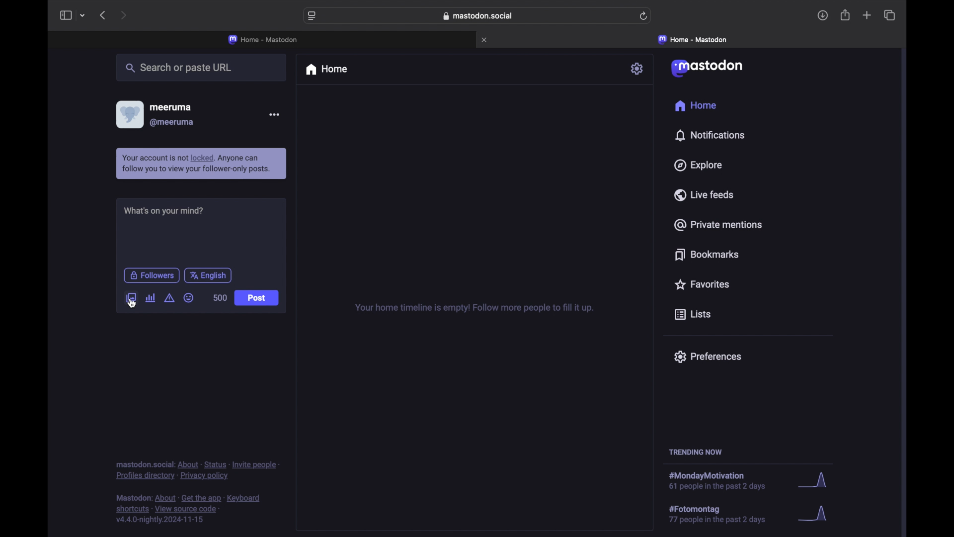  I want to click on trending now, so click(695, 452).